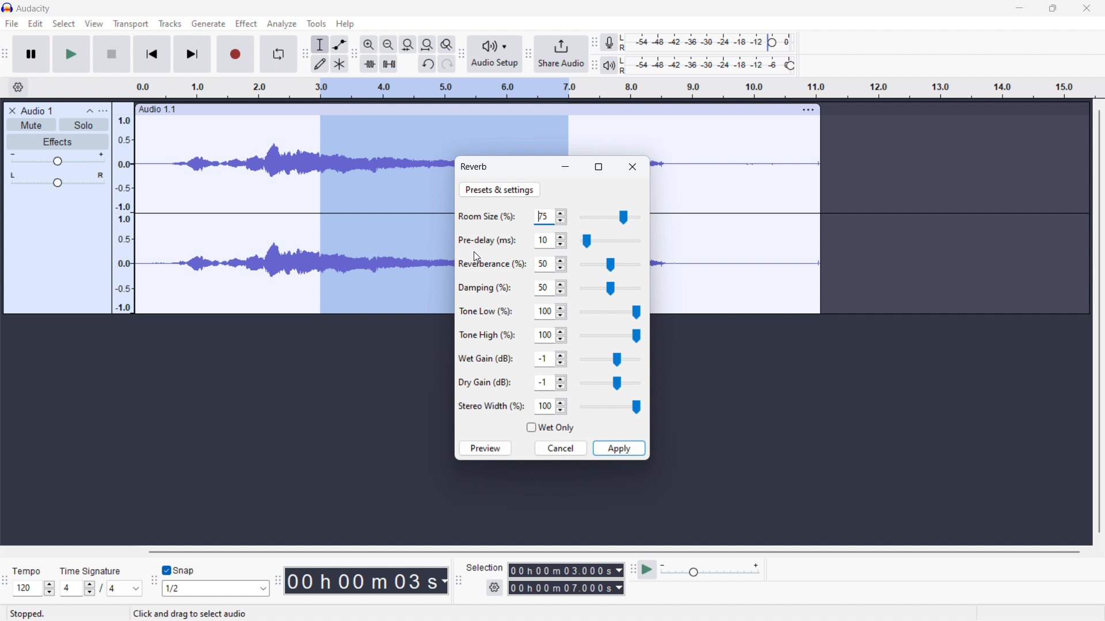 The image size is (1105, 621). I want to click on preview, so click(485, 447).